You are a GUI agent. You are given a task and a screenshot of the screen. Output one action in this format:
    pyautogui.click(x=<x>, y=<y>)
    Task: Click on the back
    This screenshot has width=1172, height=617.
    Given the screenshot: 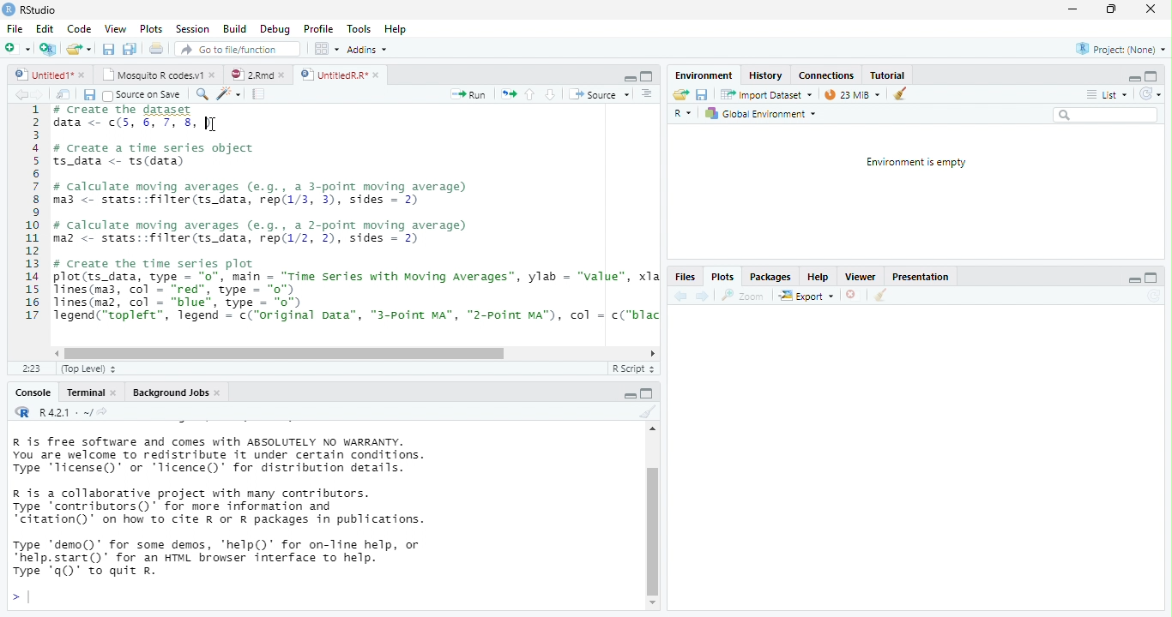 What is the action you would take?
    pyautogui.click(x=21, y=94)
    